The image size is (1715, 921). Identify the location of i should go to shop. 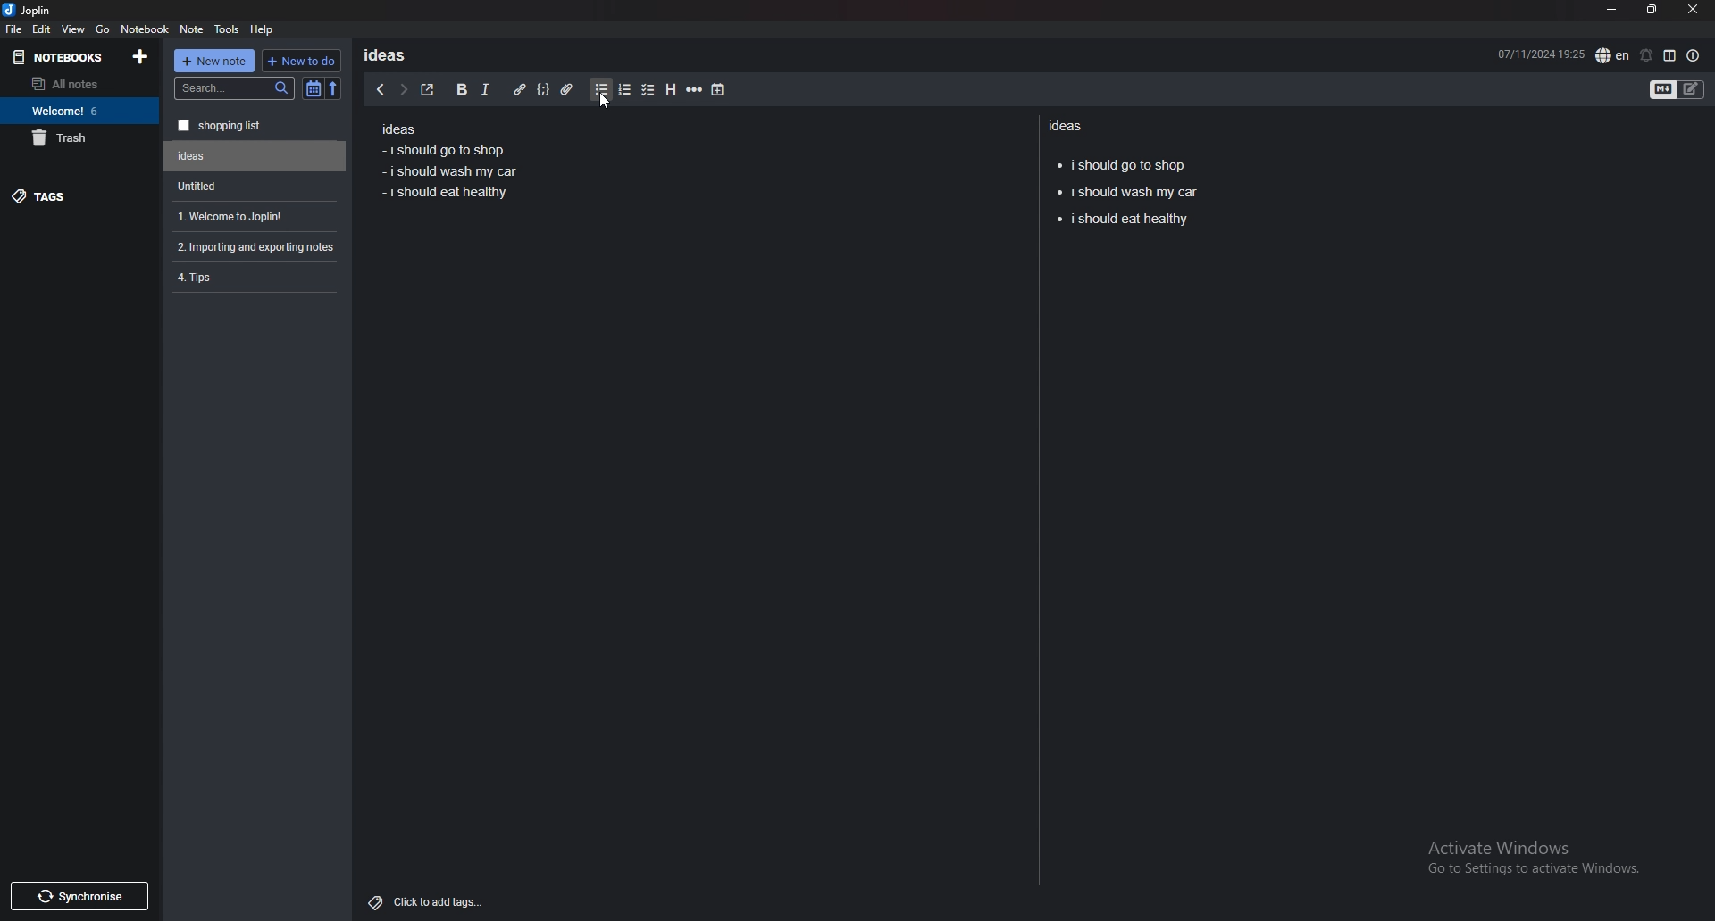
(441, 149).